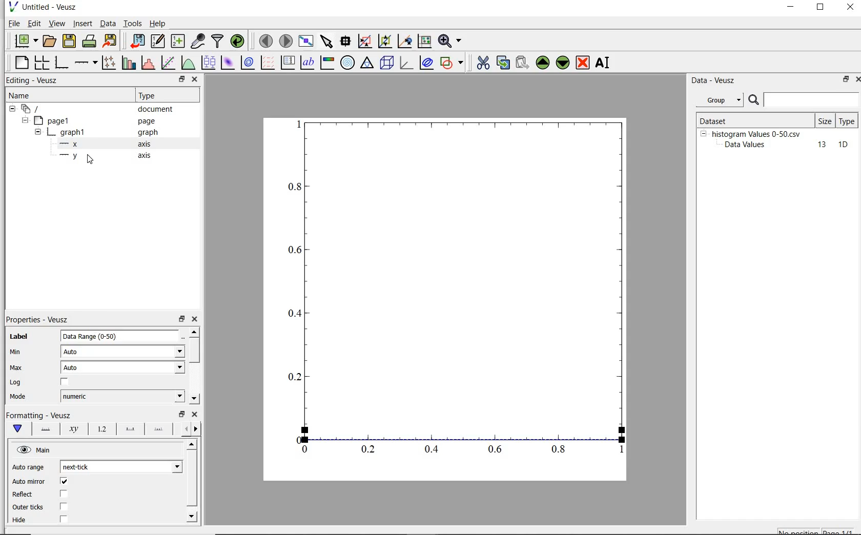  I want to click on file, so click(13, 23).